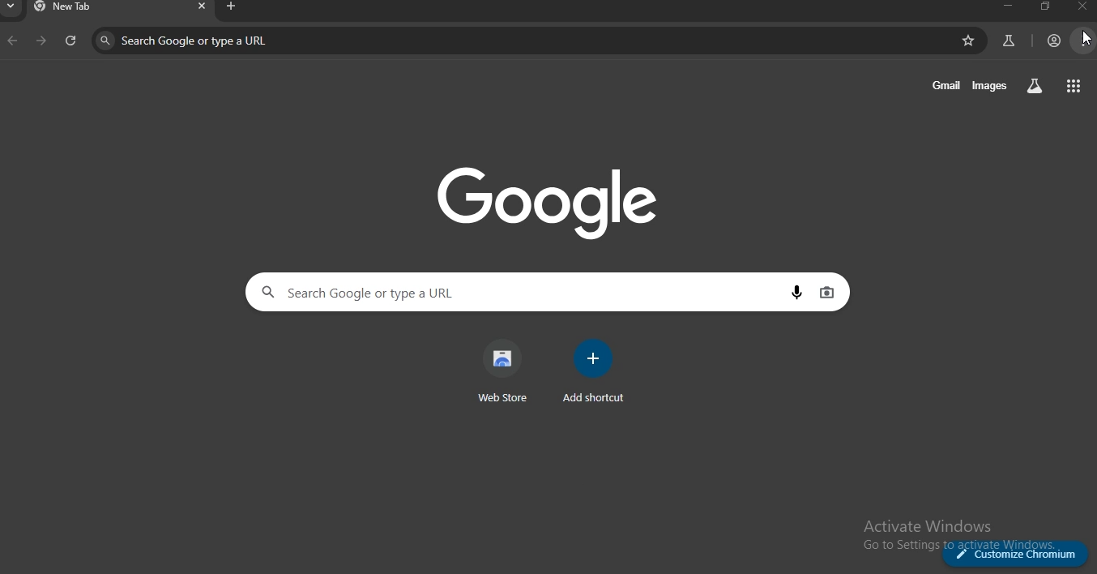 The image size is (1097, 574). I want to click on new tab, so click(83, 8).